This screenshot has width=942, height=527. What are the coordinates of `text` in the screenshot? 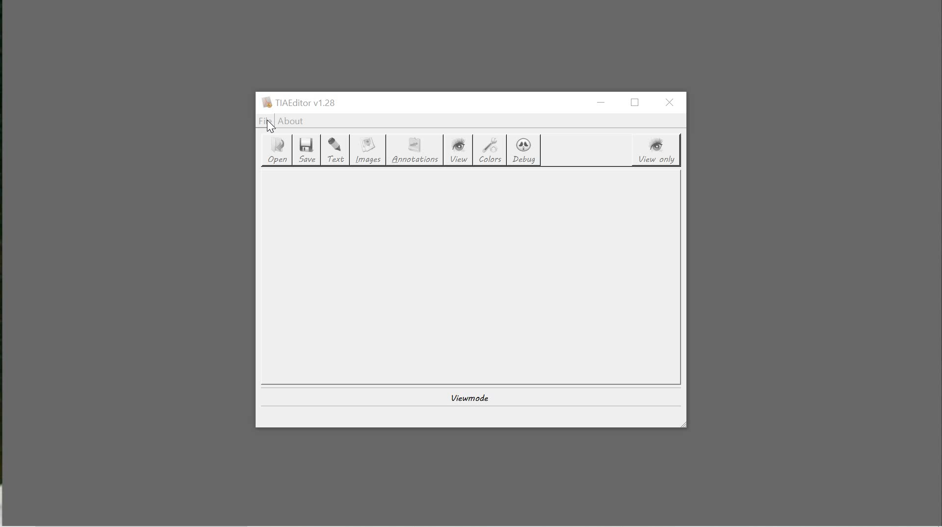 It's located at (337, 151).